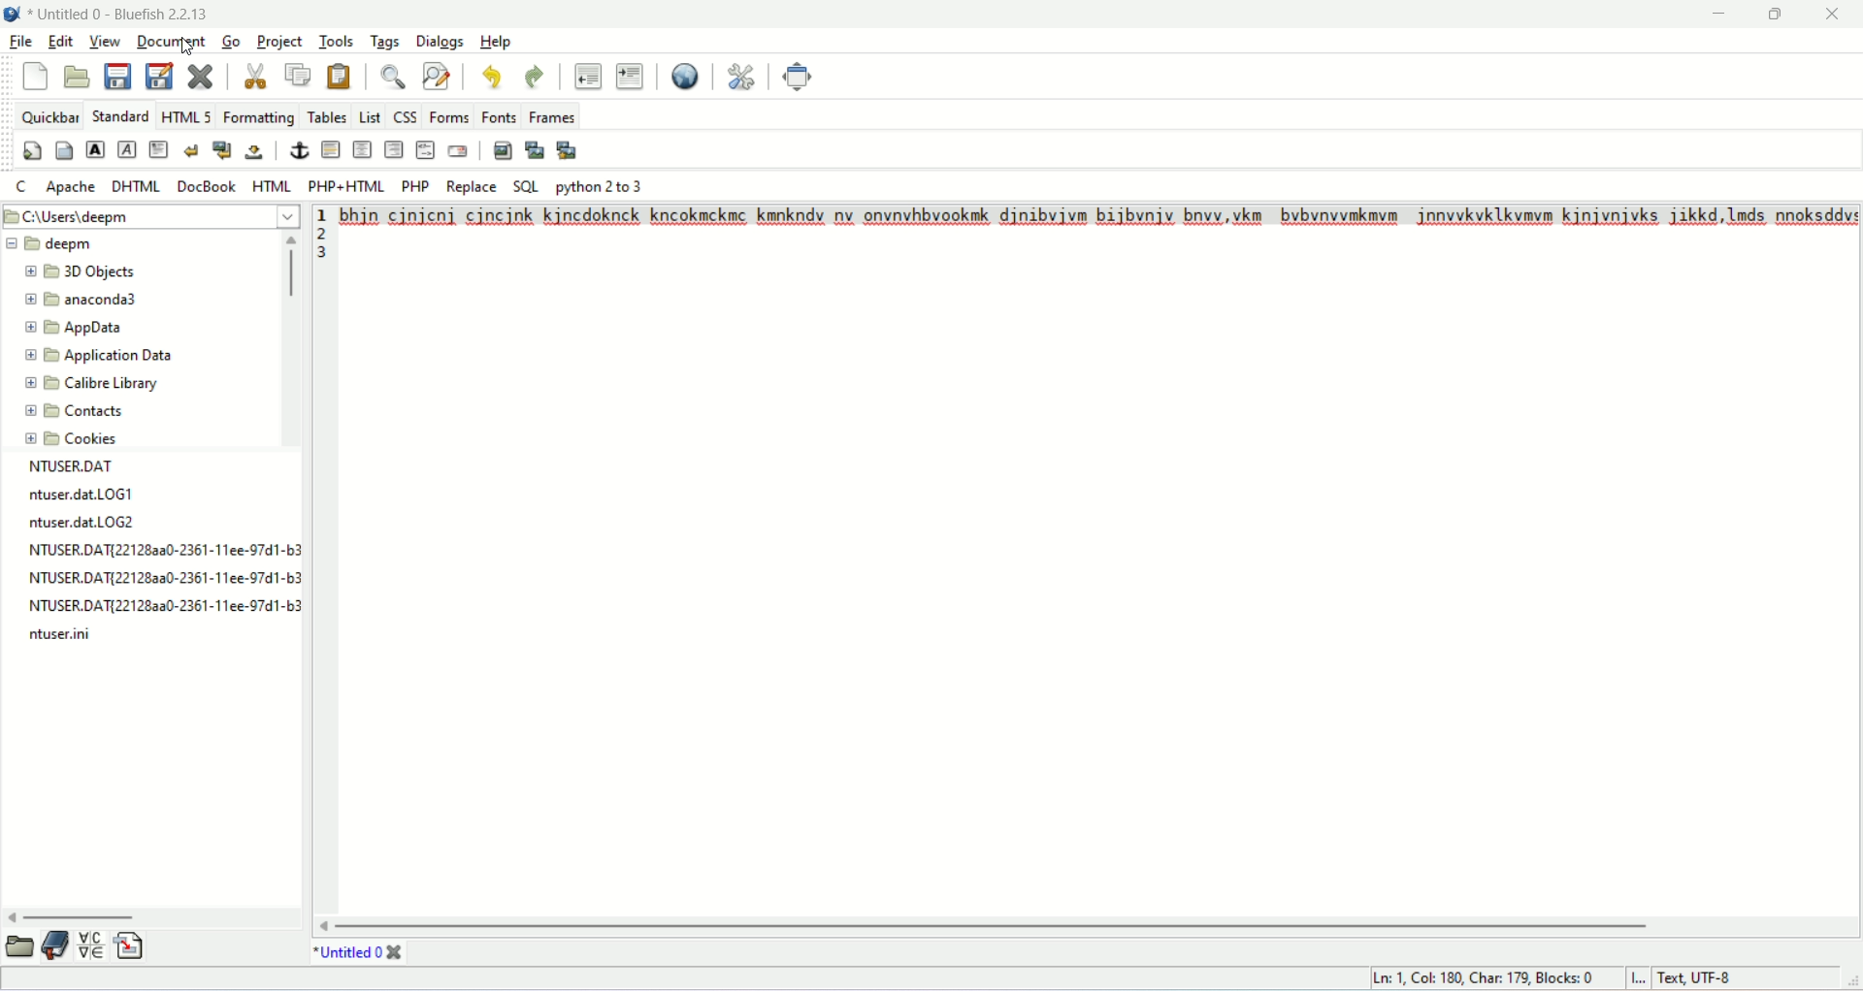  What do you see at coordinates (34, 151) in the screenshot?
I see `quickstart` at bounding box center [34, 151].